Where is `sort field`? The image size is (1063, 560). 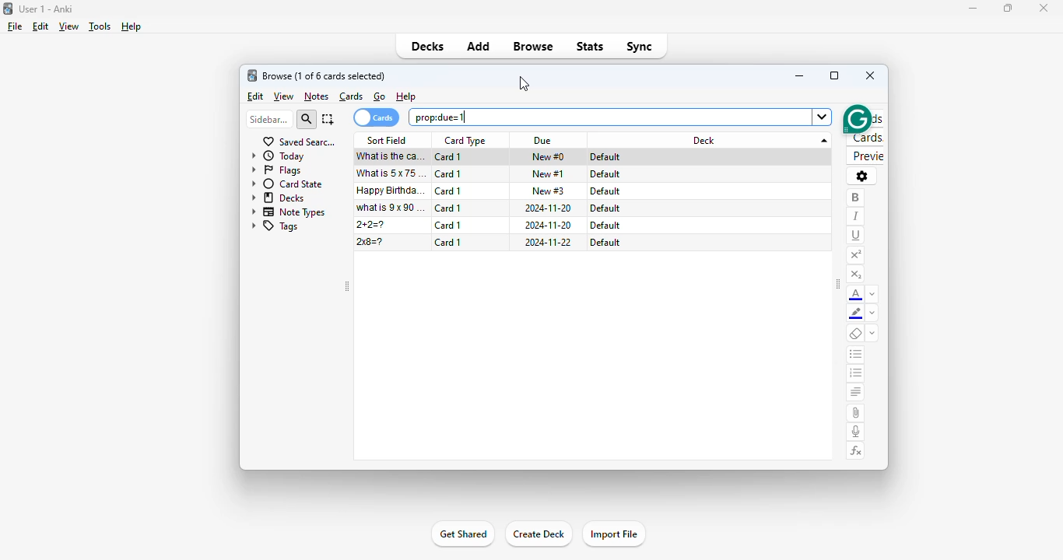
sort field is located at coordinates (388, 140).